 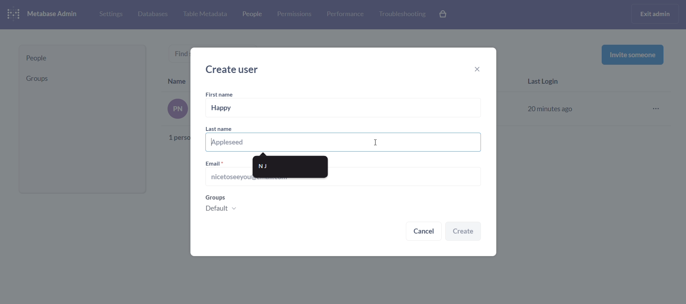 What do you see at coordinates (463, 232) in the screenshot?
I see `create` at bounding box center [463, 232].